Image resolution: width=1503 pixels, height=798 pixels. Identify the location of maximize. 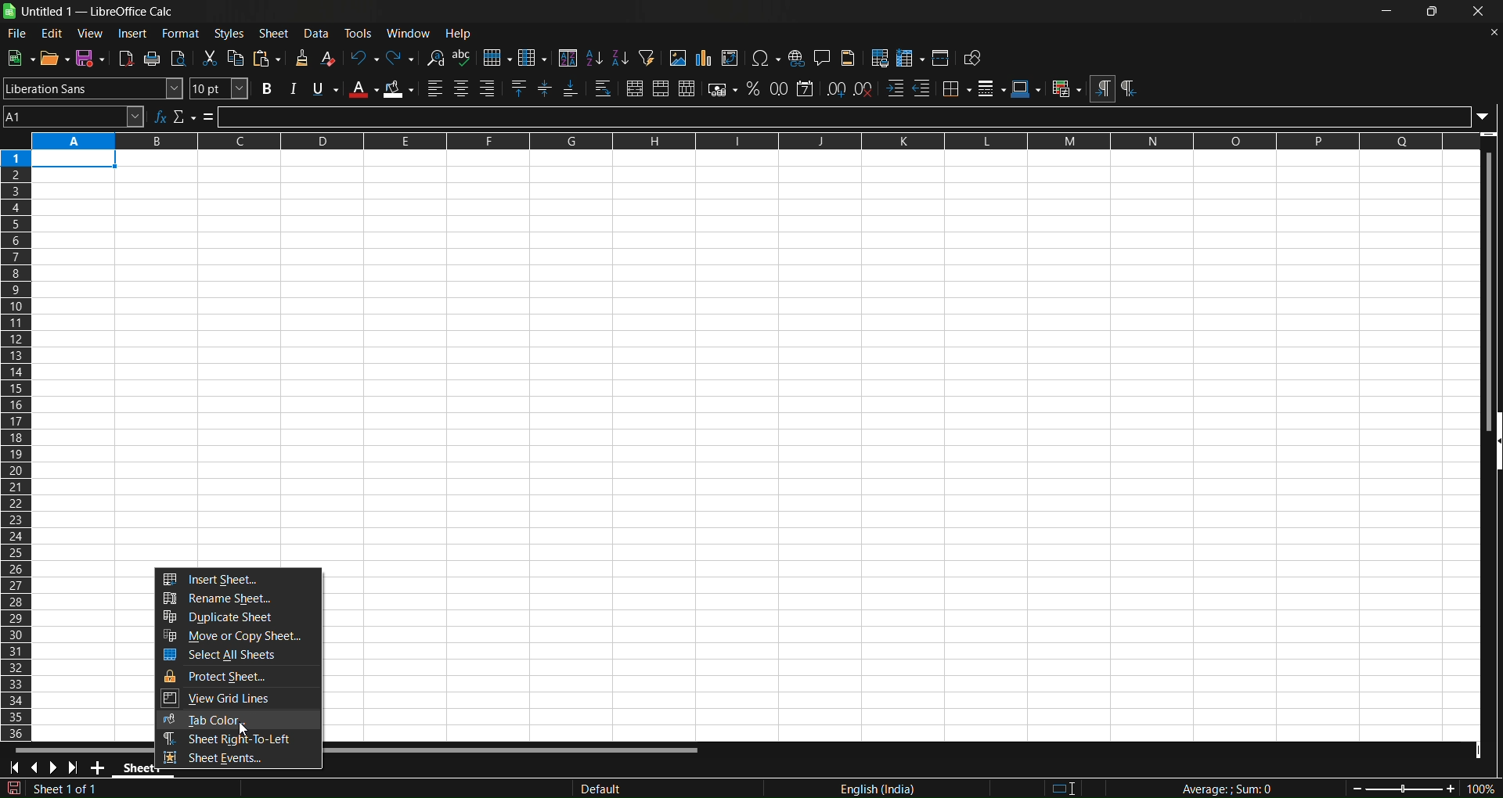
(1436, 13).